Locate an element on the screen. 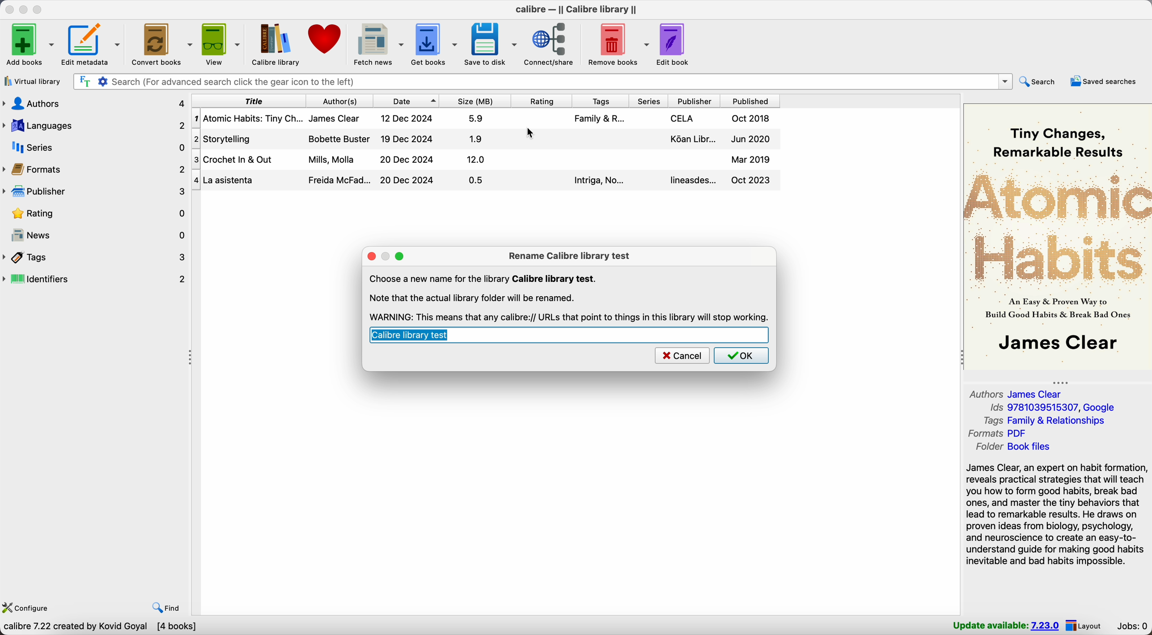 This screenshot has height=635, width=1152. fetch news is located at coordinates (378, 44).